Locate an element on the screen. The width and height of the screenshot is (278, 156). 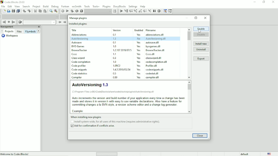
Workspace is located at coordinates (10, 36).